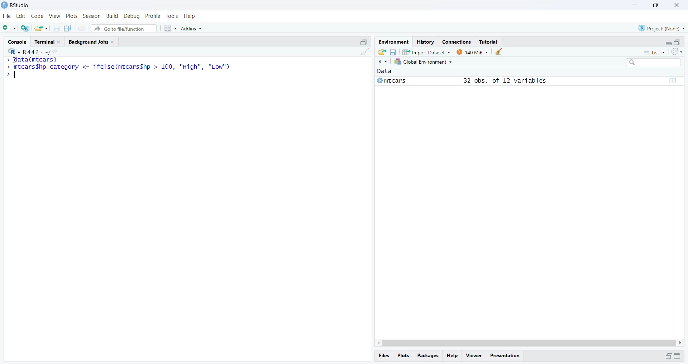  I want to click on Plots, so click(71, 16).